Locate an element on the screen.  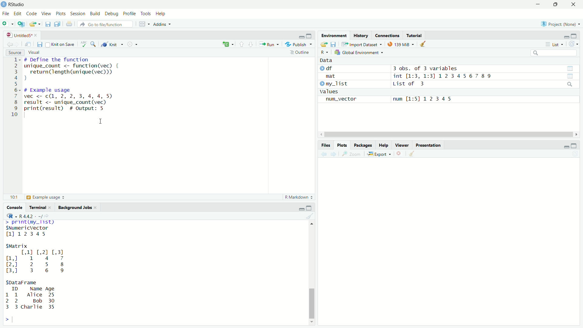
Code is located at coordinates (32, 14).